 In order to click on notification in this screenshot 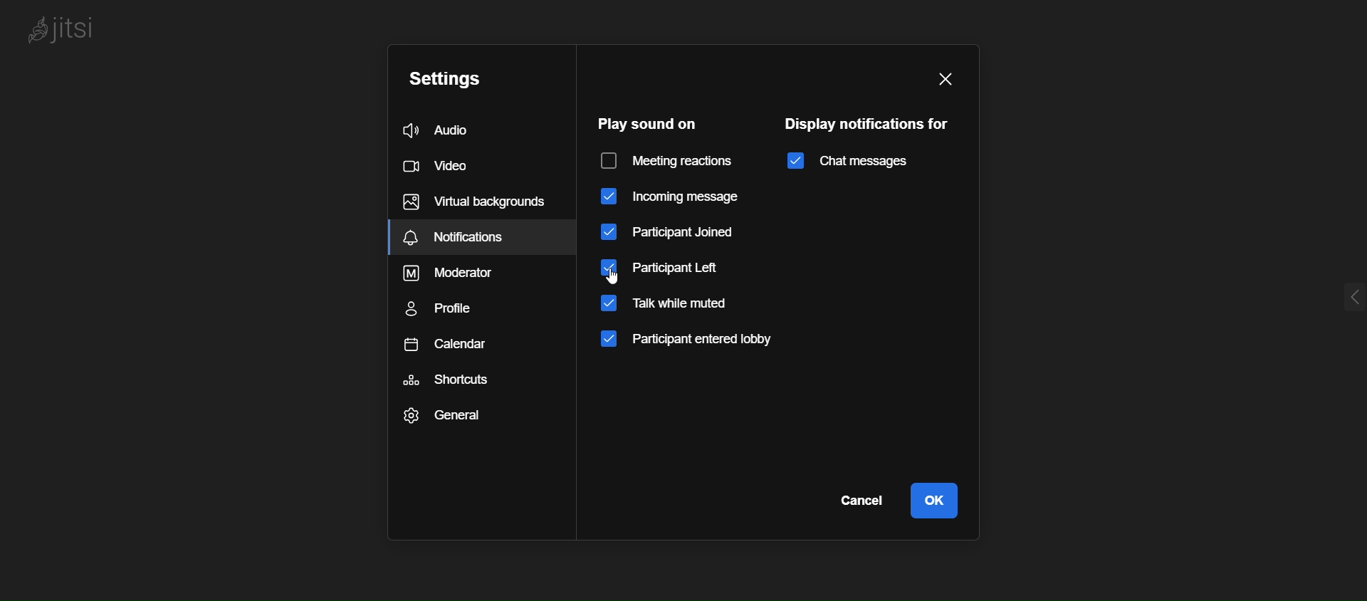, I will do `click(473, 239)`.